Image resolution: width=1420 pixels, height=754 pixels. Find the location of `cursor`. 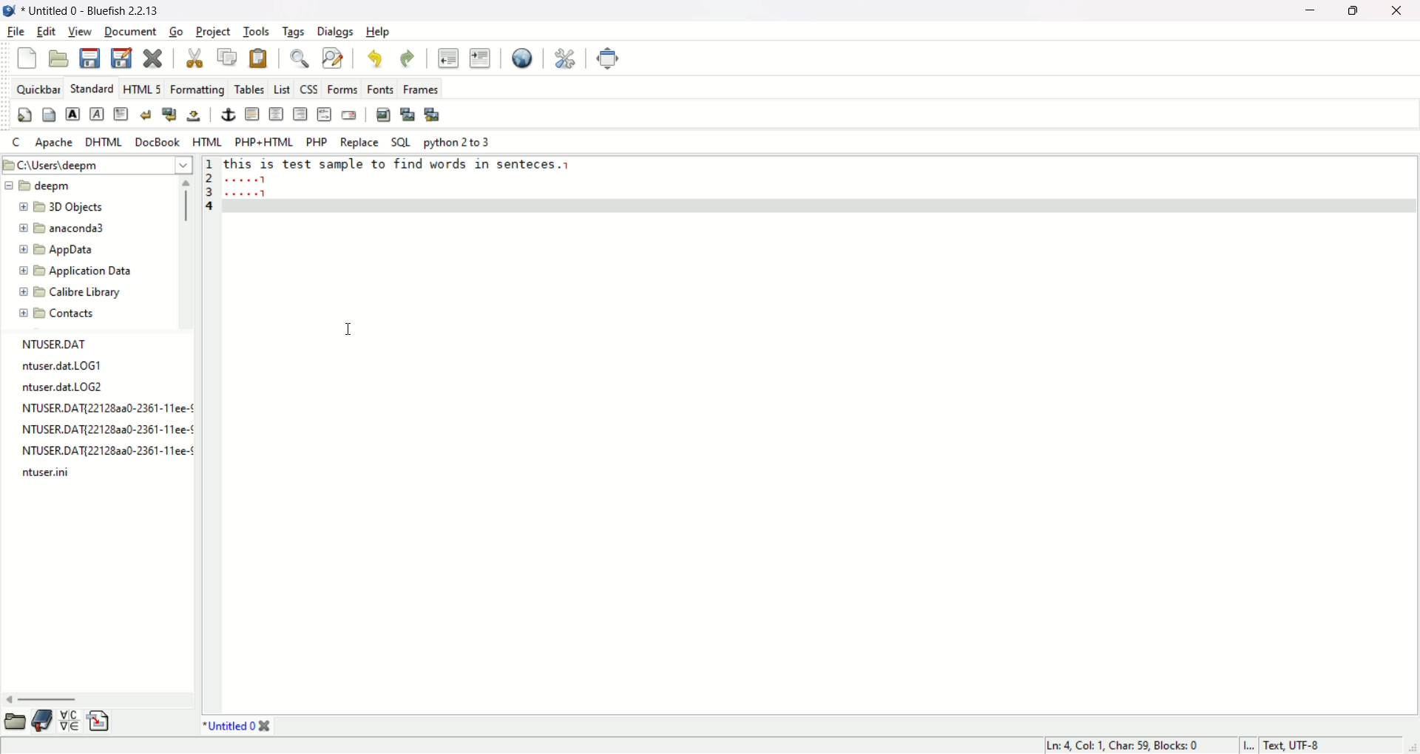

cursor is located at coordinates (349, 328).